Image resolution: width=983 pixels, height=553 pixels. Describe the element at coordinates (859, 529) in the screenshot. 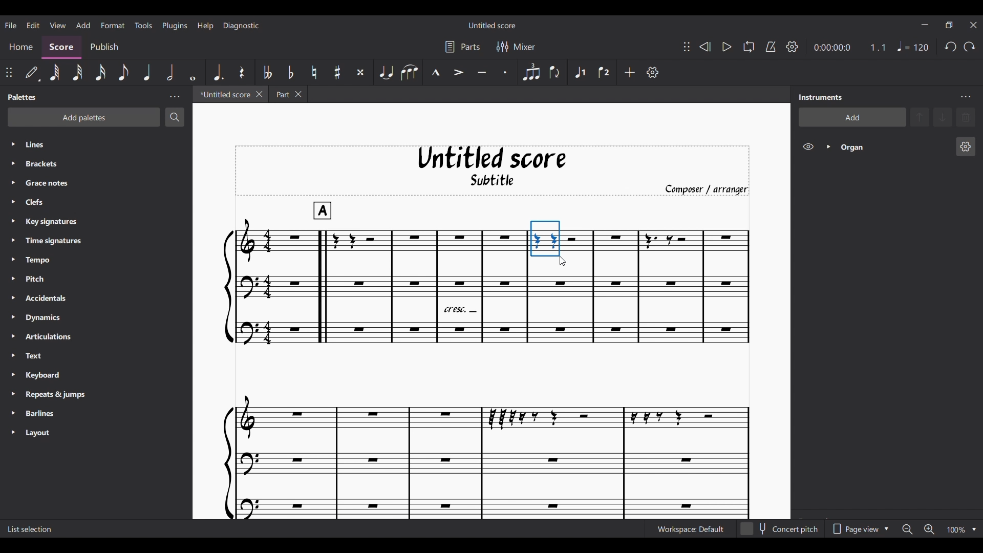

I see `Page view options` at that location.